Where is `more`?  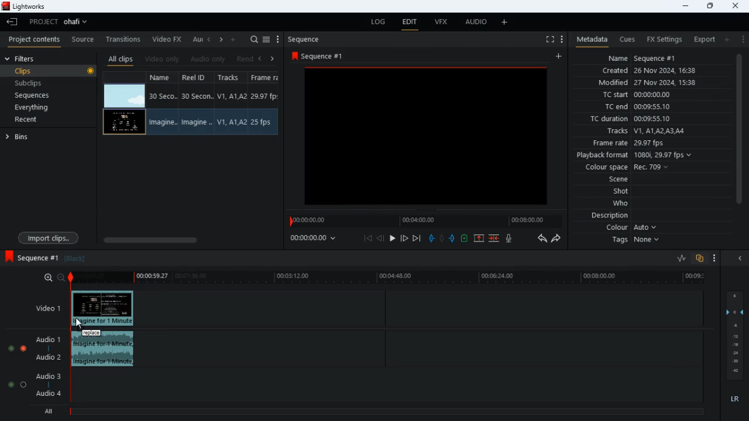 more is located at coordinates (280, 39).